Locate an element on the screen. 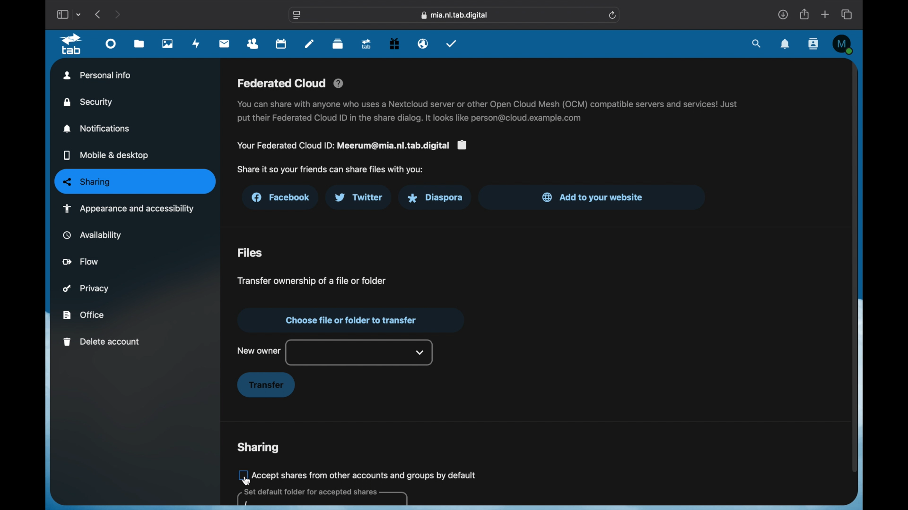 This screenshot has height=510, width=908. activity is located at coordinates (198, 44).